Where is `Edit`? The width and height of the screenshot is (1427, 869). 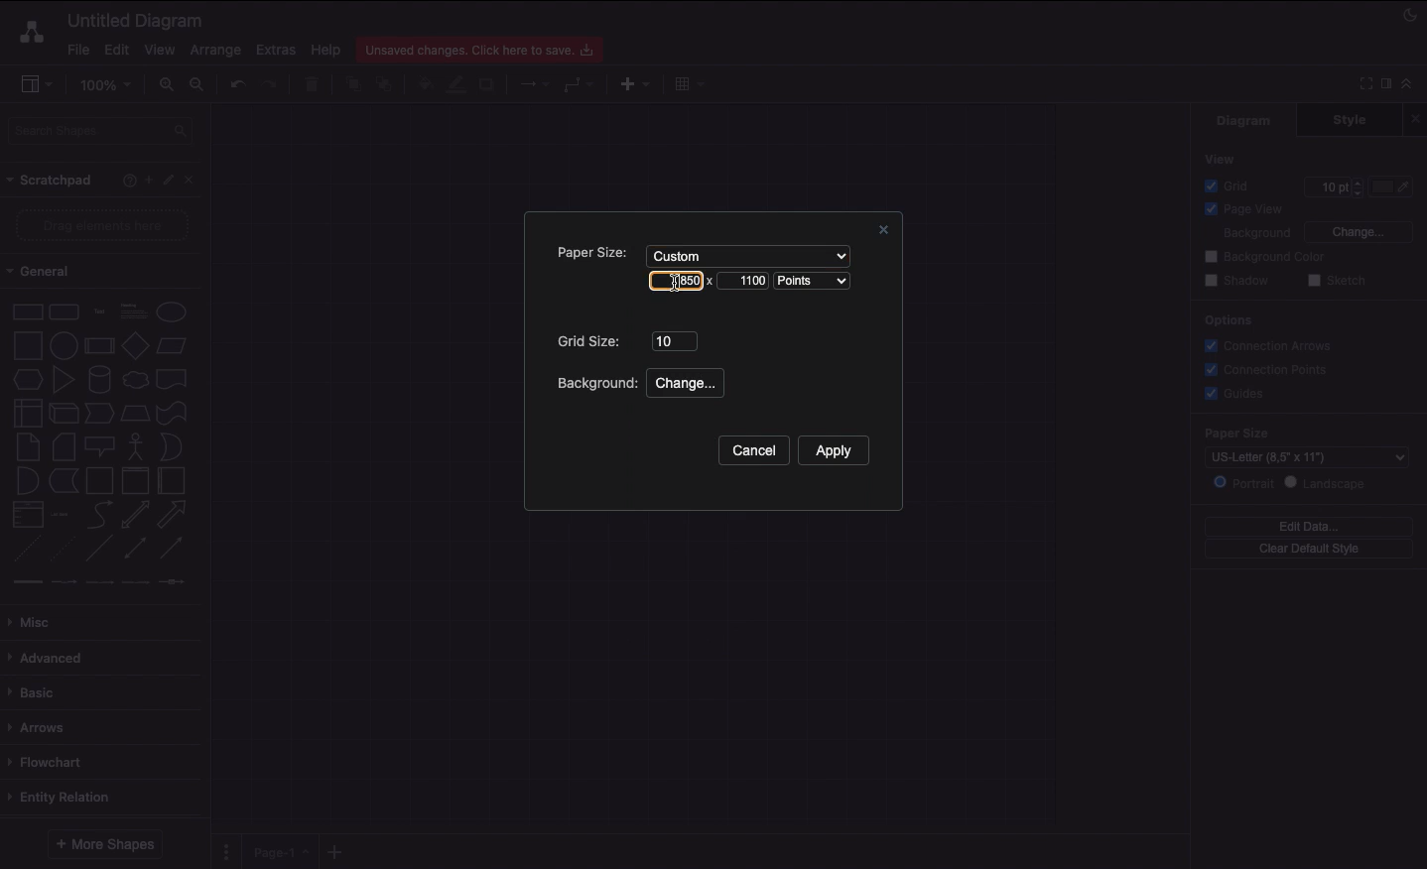 Edit is located at coordinates (171, 181).